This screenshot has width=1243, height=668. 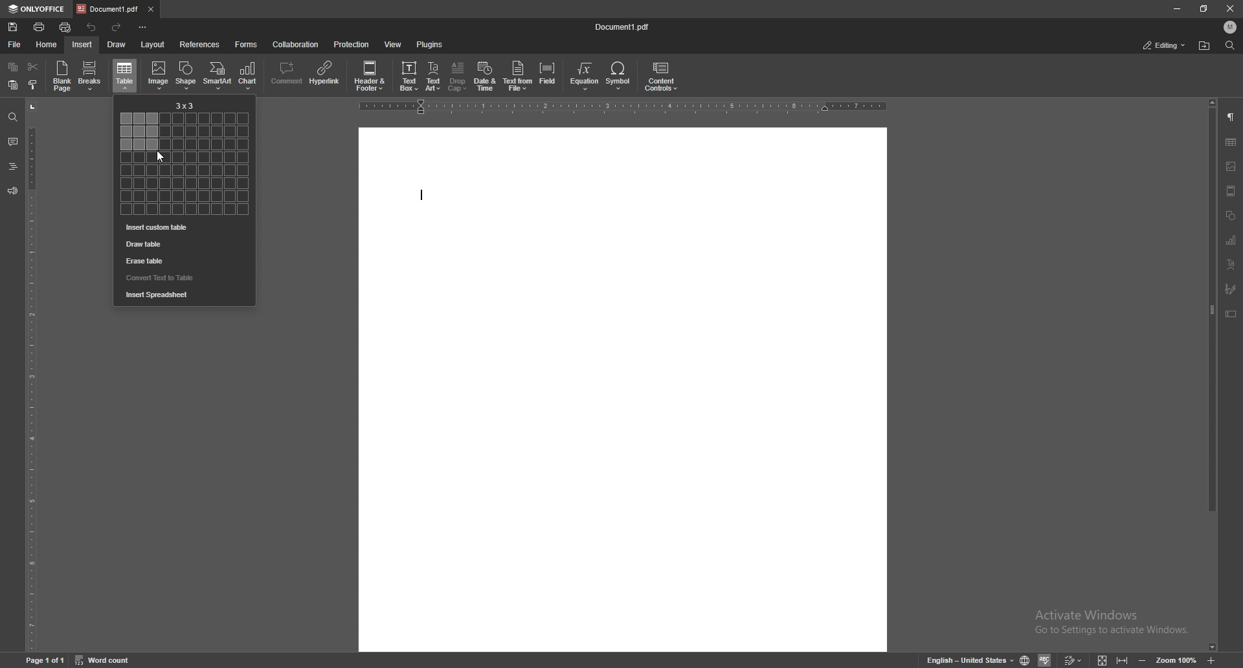 What do you see at coordinates (420, 195) in the screenshot?
I see `text cursor` at bounding box center [420, 195].